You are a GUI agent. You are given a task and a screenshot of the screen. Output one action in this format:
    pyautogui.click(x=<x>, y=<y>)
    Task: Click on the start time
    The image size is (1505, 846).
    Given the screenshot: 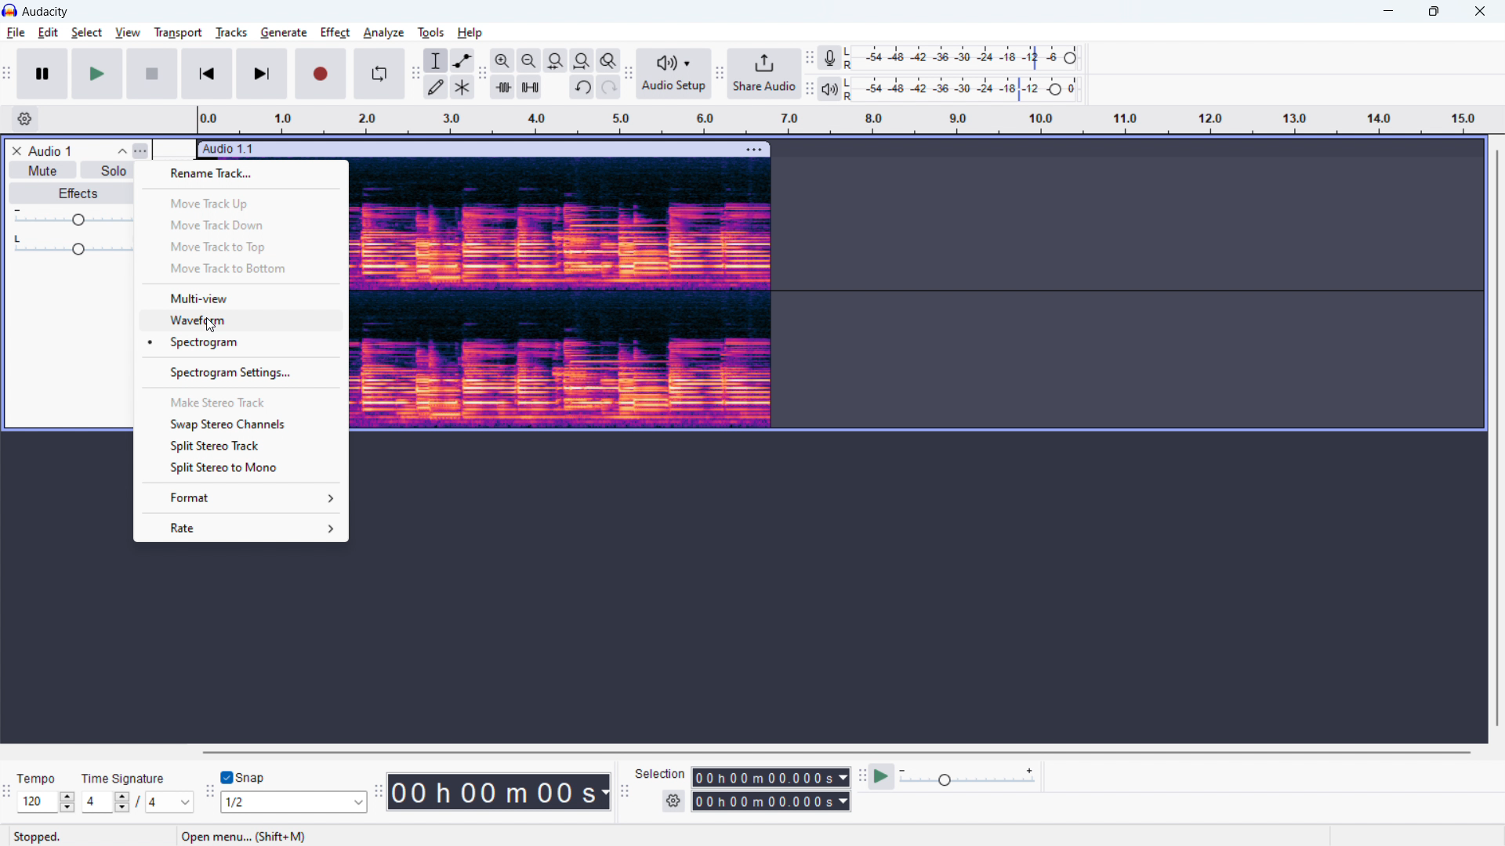 What is the action you would take?
    pyautogui.click(x=771, y=777)
    